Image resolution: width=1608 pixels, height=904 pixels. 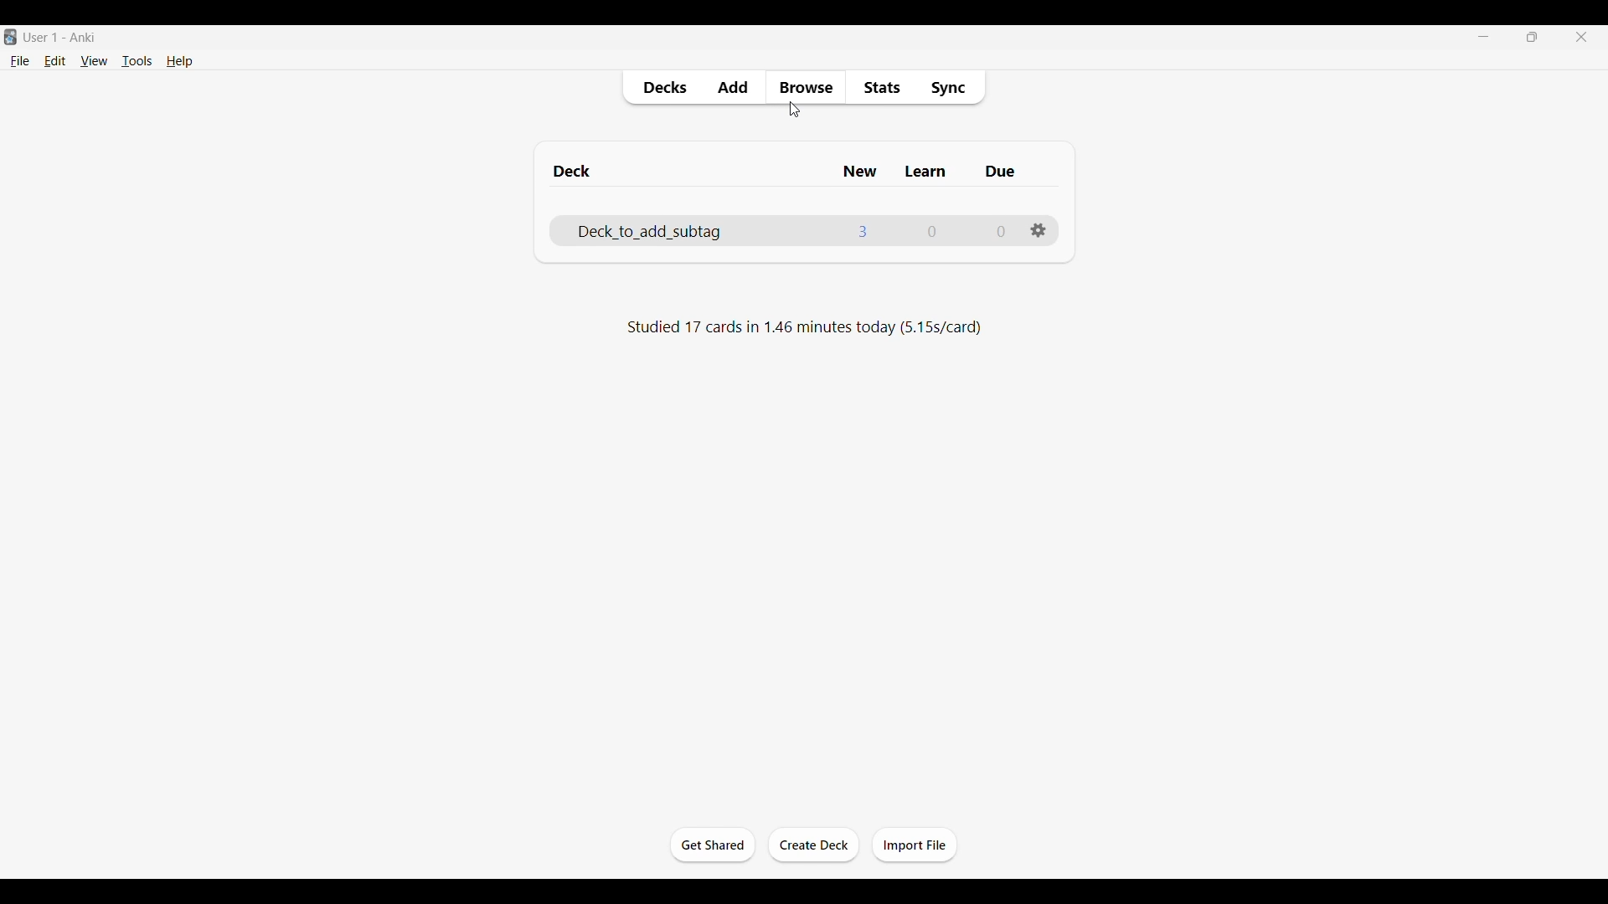 I want to click on Deck name, click to go to Study cards, so click(x=698, y=231).